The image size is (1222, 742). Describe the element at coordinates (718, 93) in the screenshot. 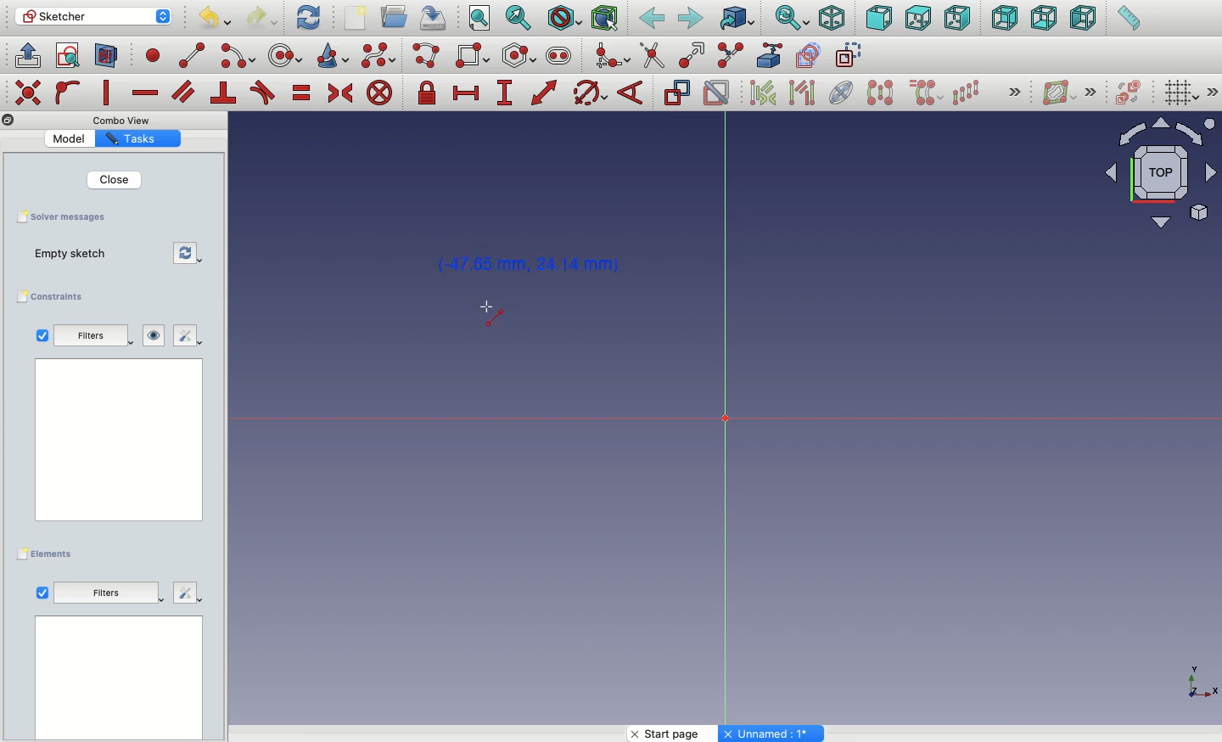

I see `Activate/deactivate constraint` at that location.